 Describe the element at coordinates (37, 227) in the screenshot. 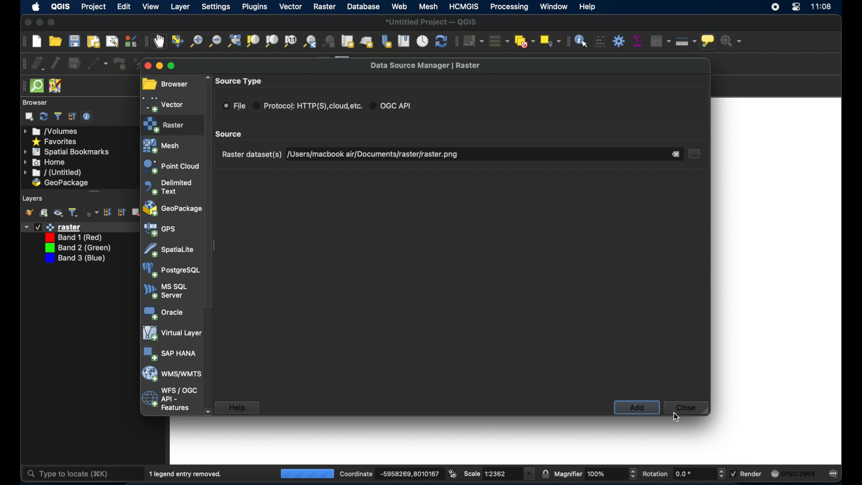

I see `checkbox` at that location.